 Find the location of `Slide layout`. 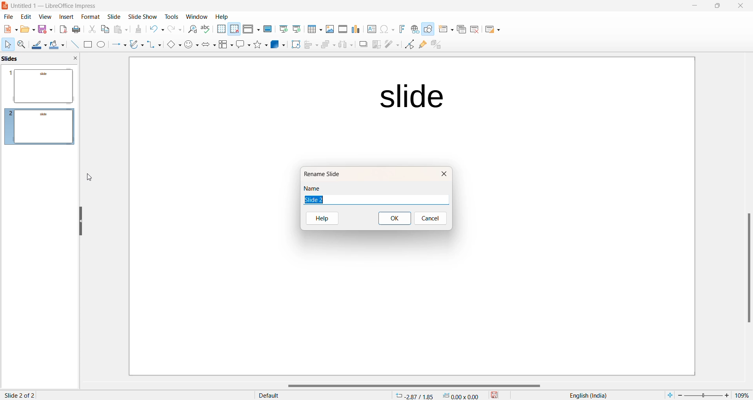

Slide layout is located at coordinates (495, 29).